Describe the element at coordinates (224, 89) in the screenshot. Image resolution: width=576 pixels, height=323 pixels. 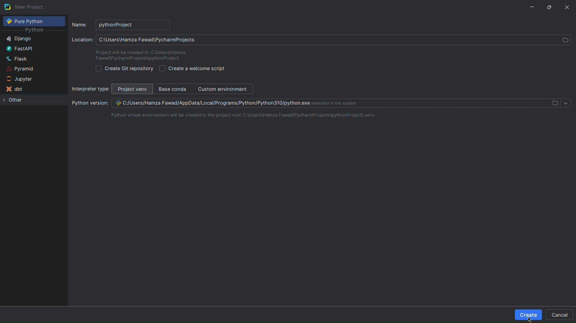
I see `Custom environment` at that location.